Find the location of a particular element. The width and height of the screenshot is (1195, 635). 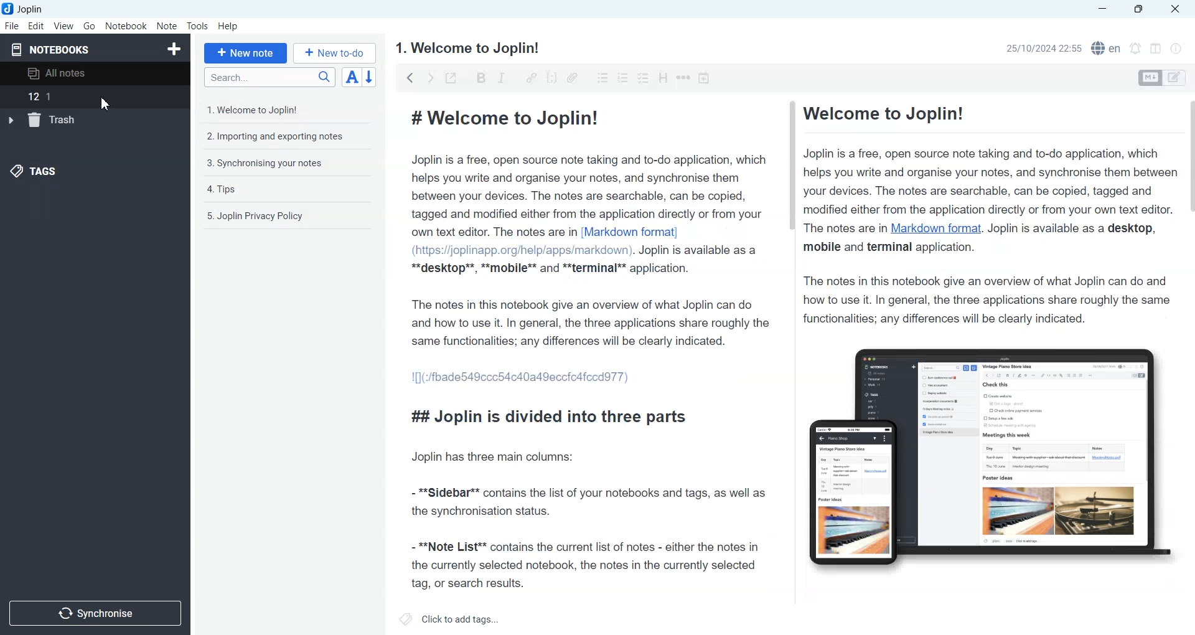

Bulleted list is located at coordinates (600, 77).